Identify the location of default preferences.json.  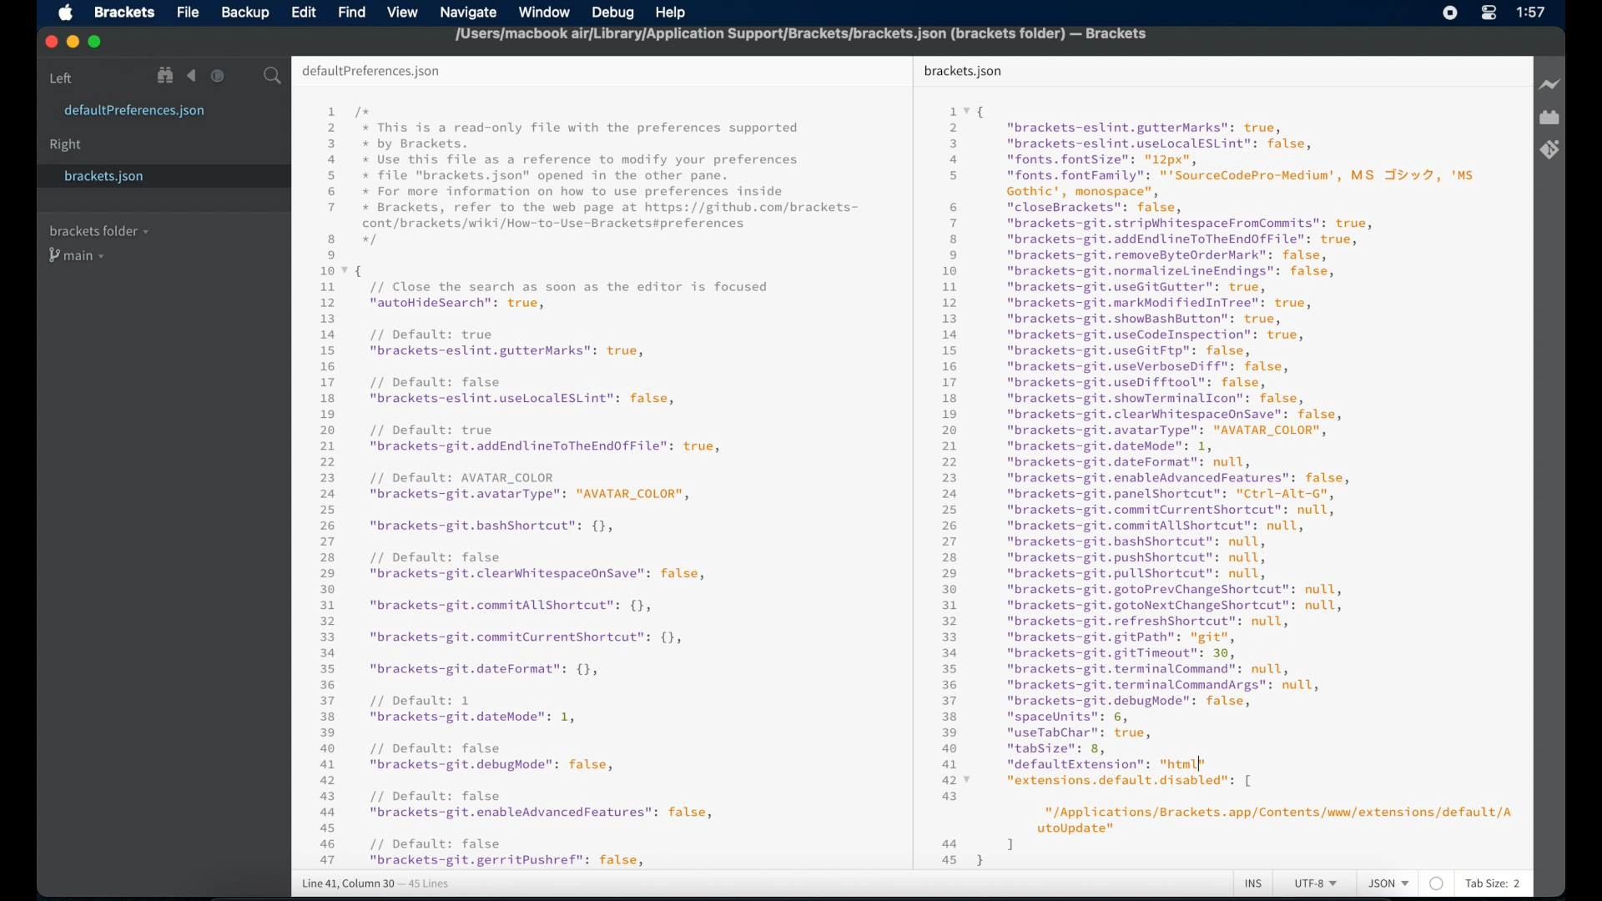
(371, 72).